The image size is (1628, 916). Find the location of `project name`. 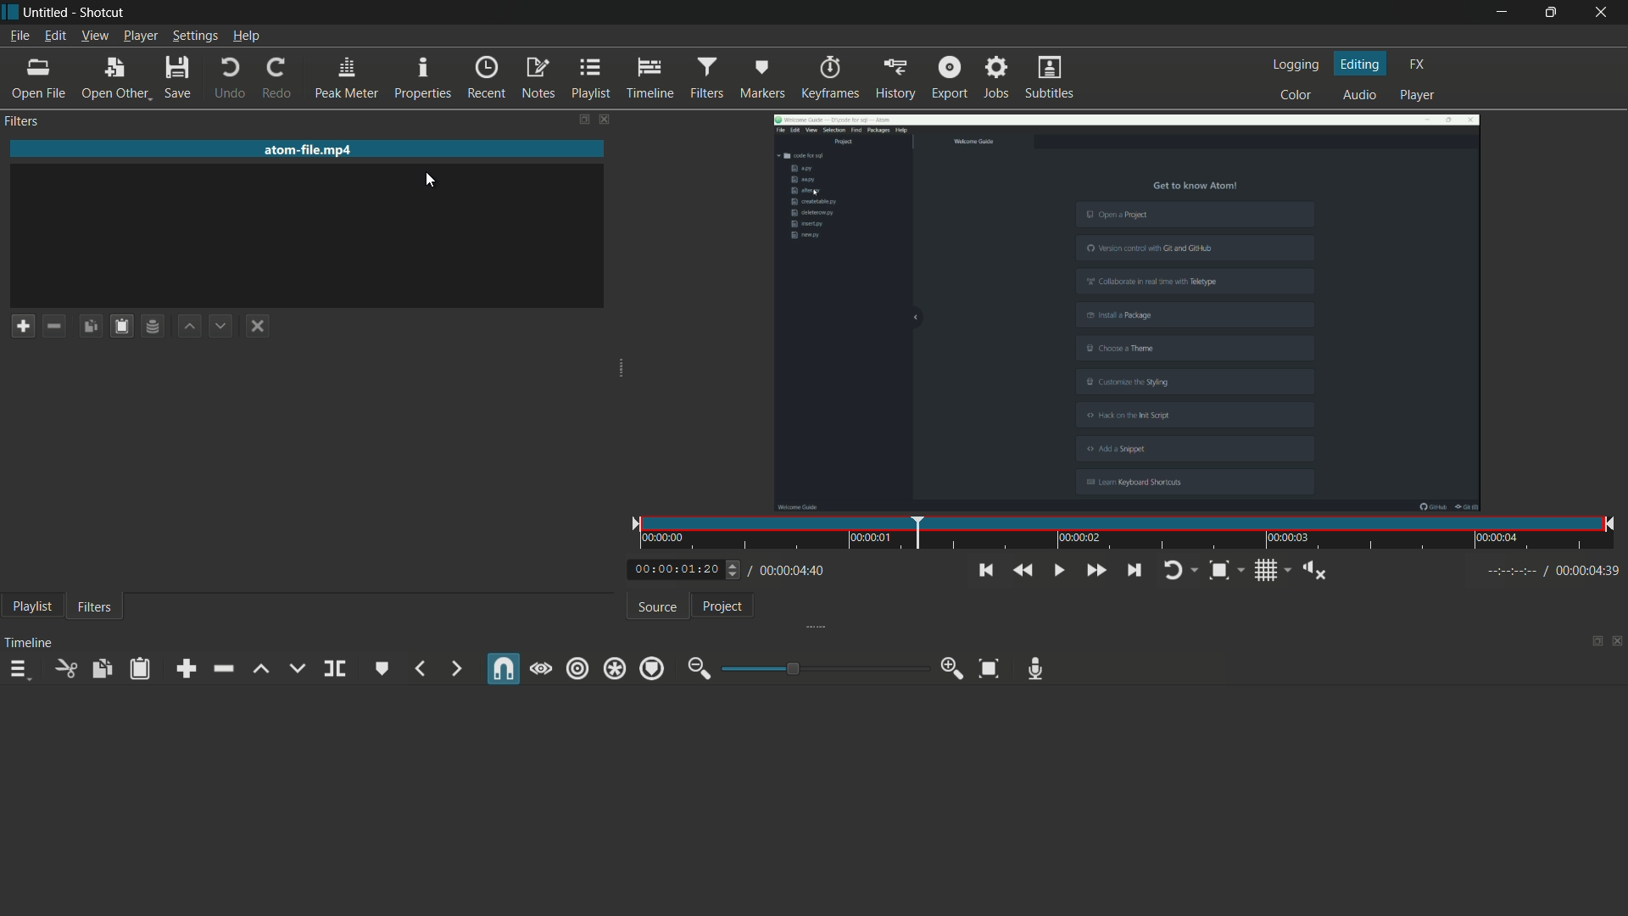

project name is located at coordinates (48, 12).